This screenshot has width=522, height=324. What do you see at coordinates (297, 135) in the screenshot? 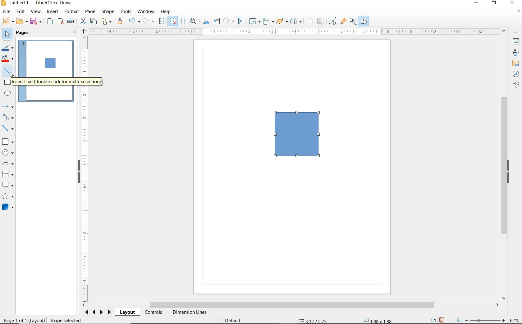
I see `SQUARE` at bounding box center [297, 135].